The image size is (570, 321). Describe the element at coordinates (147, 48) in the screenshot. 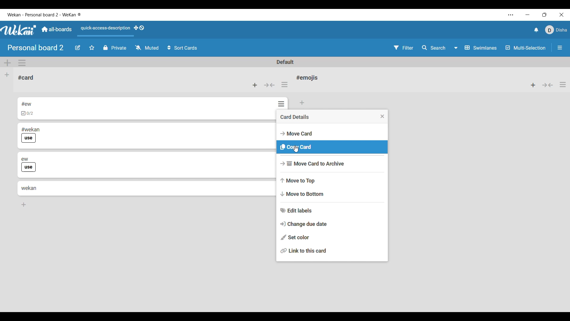

I see `Watch options` at that location.